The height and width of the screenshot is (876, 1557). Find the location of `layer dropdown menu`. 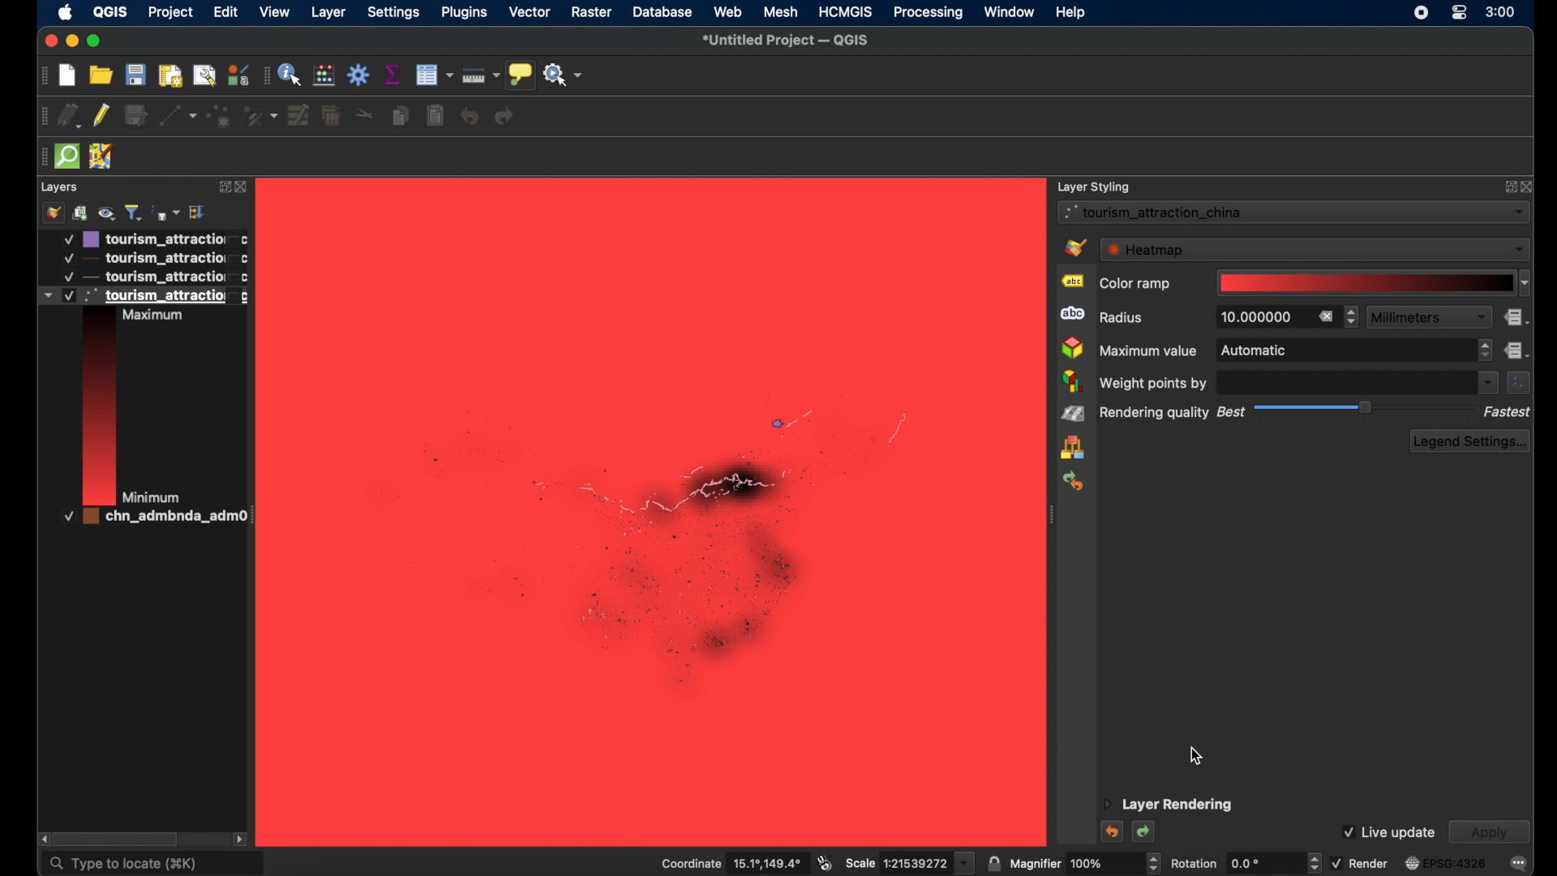

layer dropdown menu is located at coordinates (1294, 212).